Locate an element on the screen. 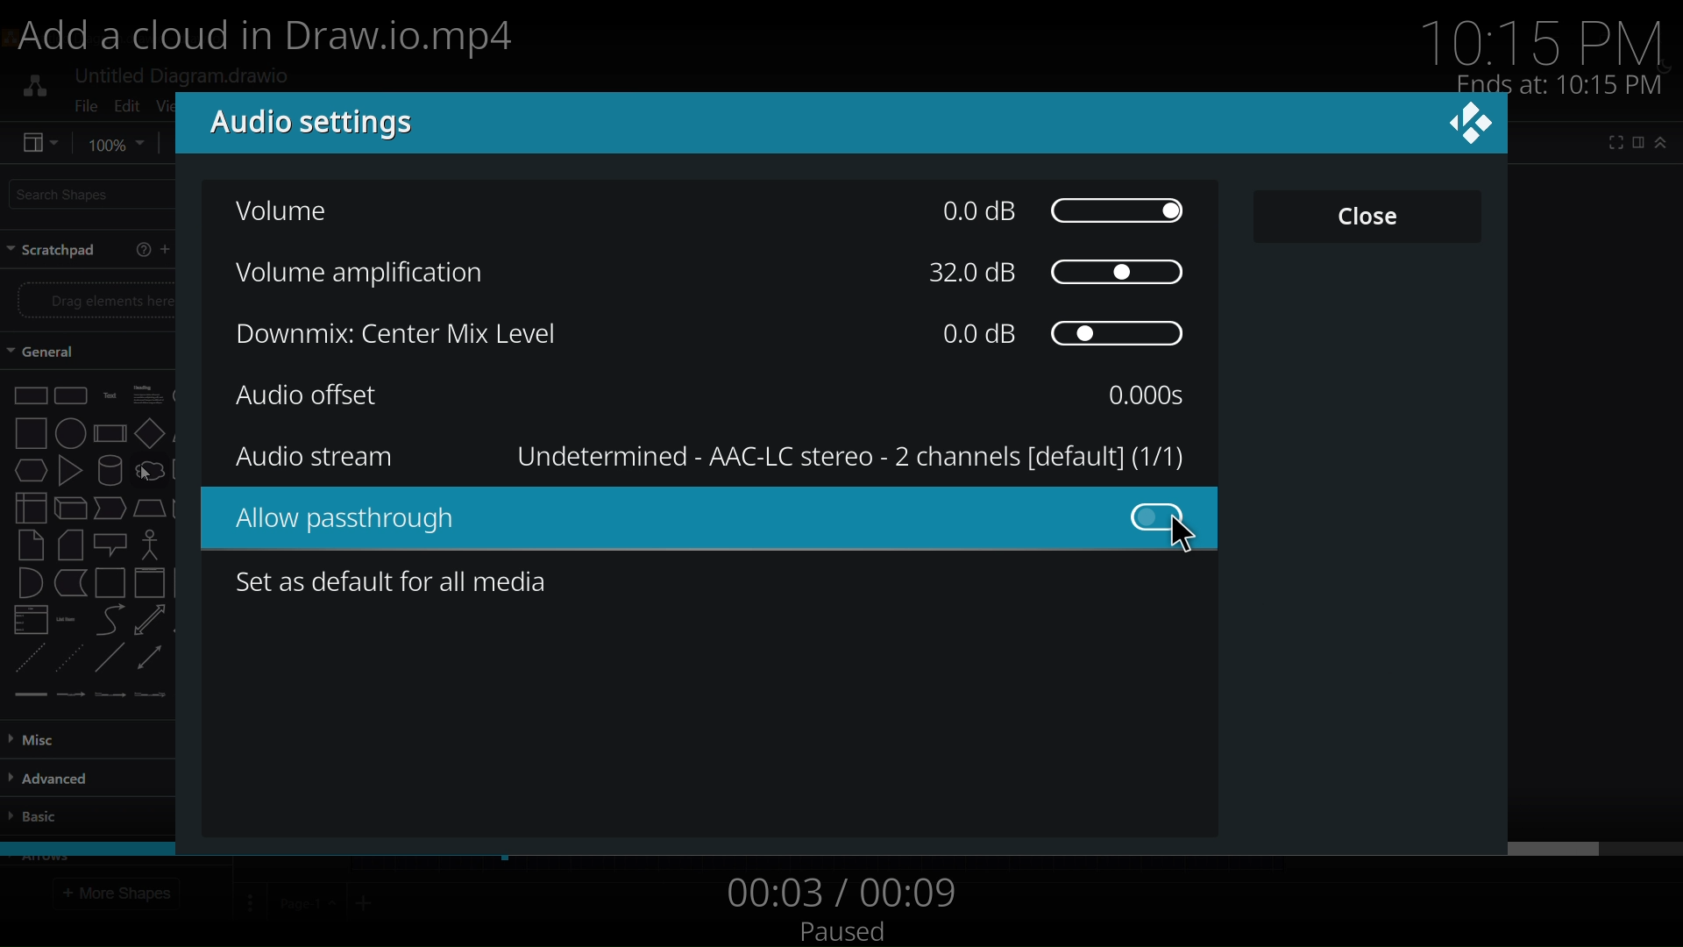  32.0dB is located at coordinates (1056, 274).